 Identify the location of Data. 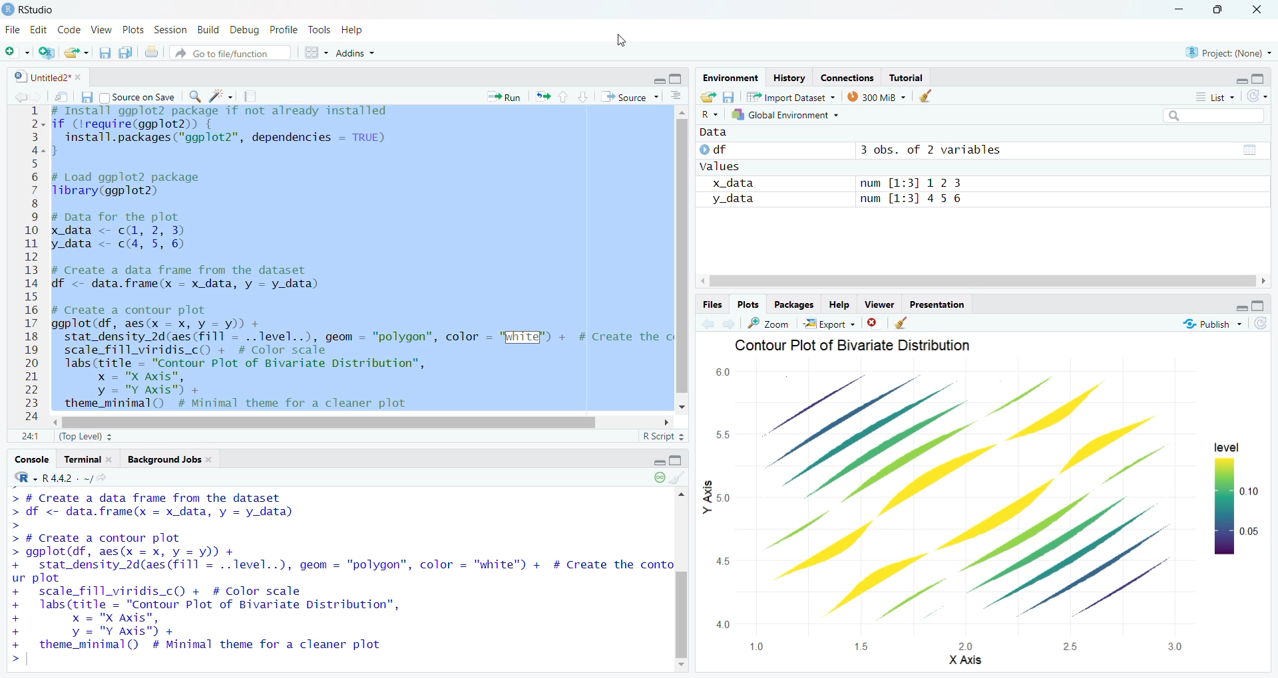
(713, 132).